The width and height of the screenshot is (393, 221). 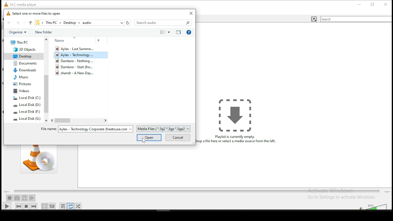 I want to click on system drive 2, so click(x=27, y=105).